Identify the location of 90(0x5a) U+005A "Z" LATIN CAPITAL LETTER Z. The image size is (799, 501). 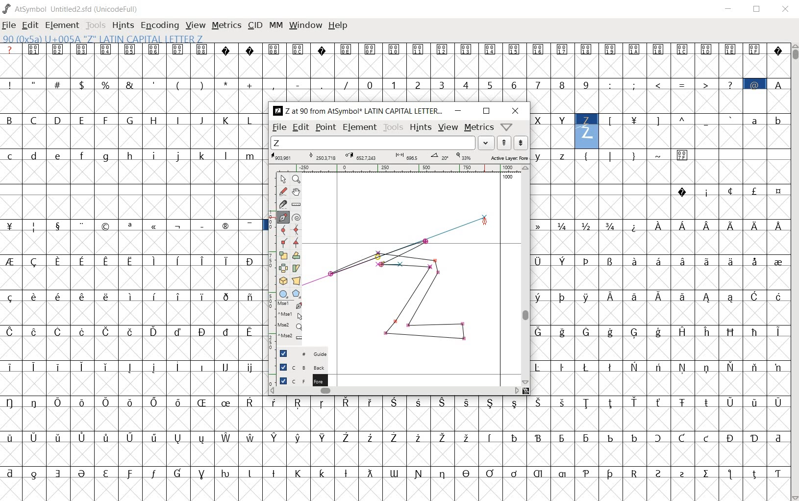
(102, 39).